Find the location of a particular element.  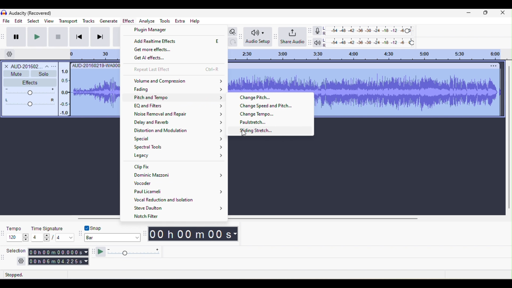

00 h 00 m 00.000 s is located at coordinates (58, 252).